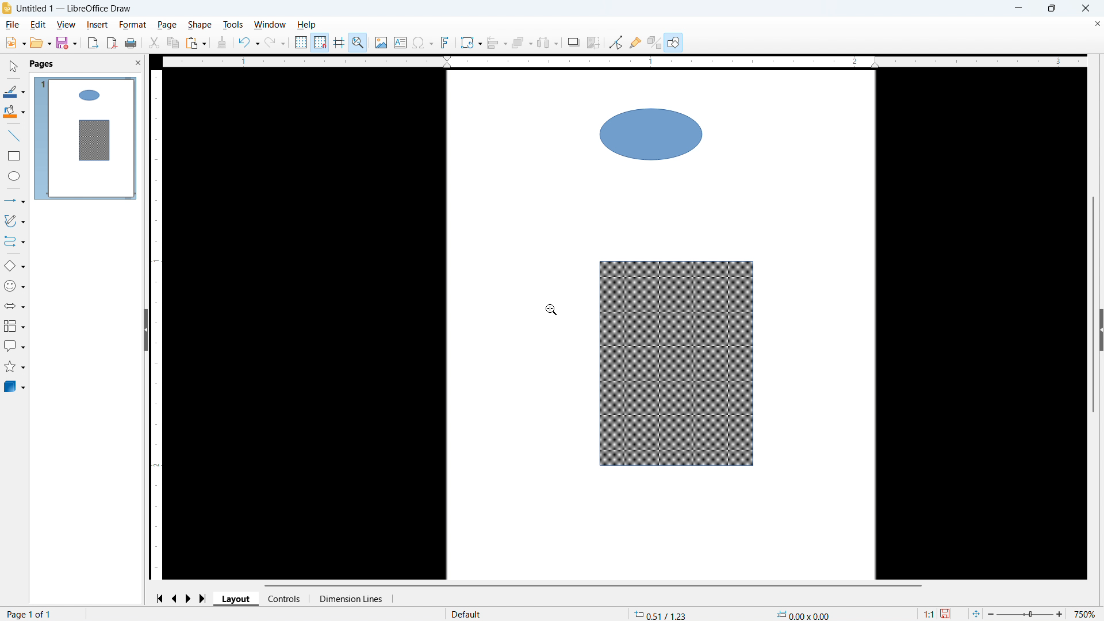 The width and height of the screenshot is (1104, 621). What do you see at coordinates (673, 42) in the screenshot?
I see `Show draw functions ` at bounding box center [673, 42].